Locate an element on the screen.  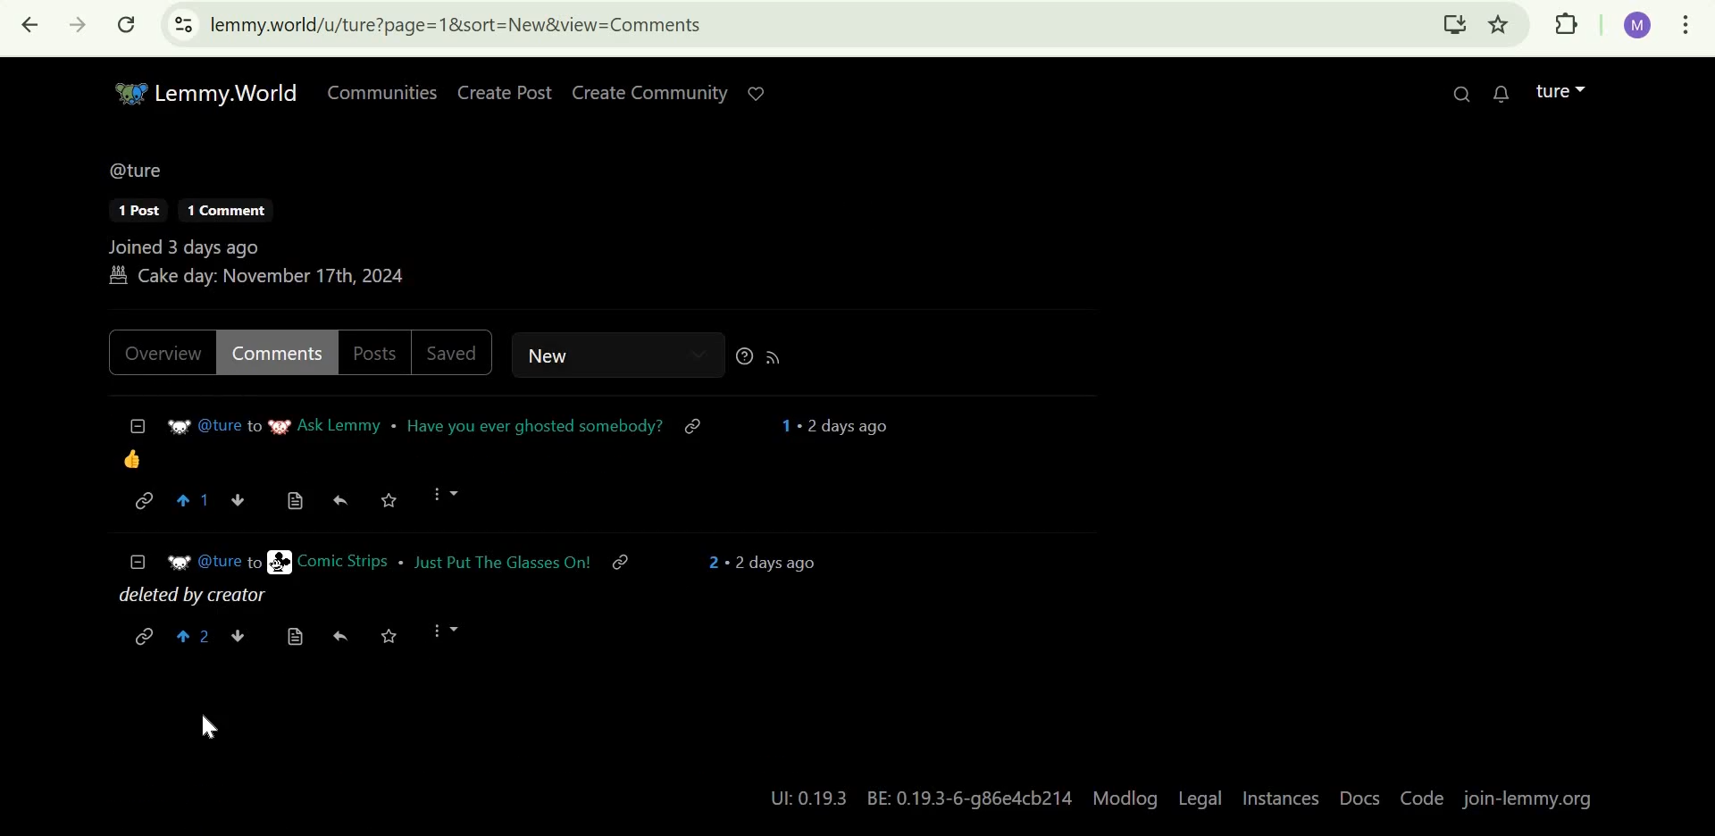
save is located at coordinates (390, 500).